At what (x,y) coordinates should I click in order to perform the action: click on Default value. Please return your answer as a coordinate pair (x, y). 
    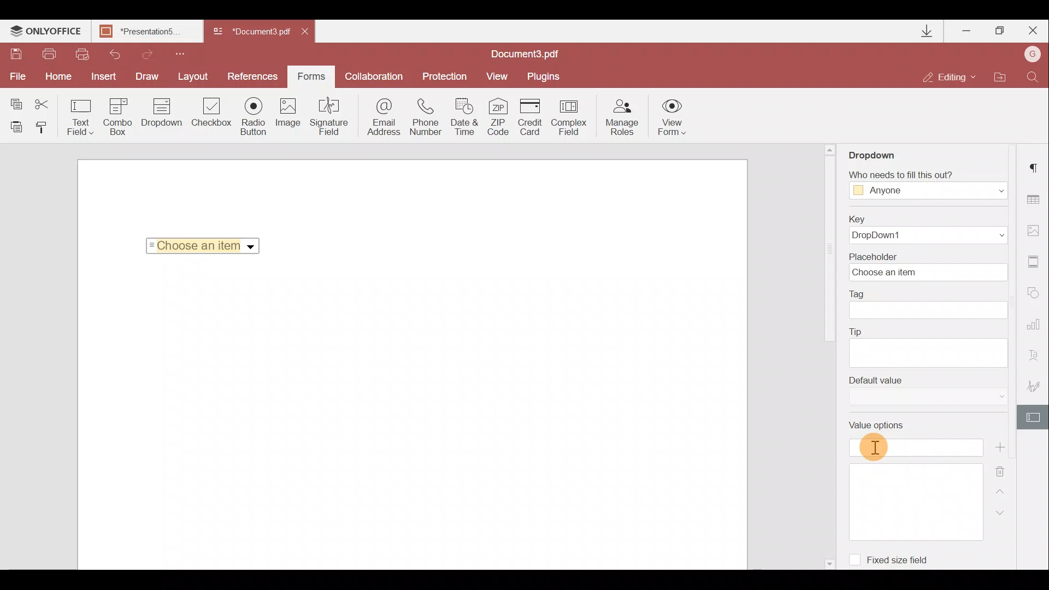
    Looking at the image, I should click on (928, 391).